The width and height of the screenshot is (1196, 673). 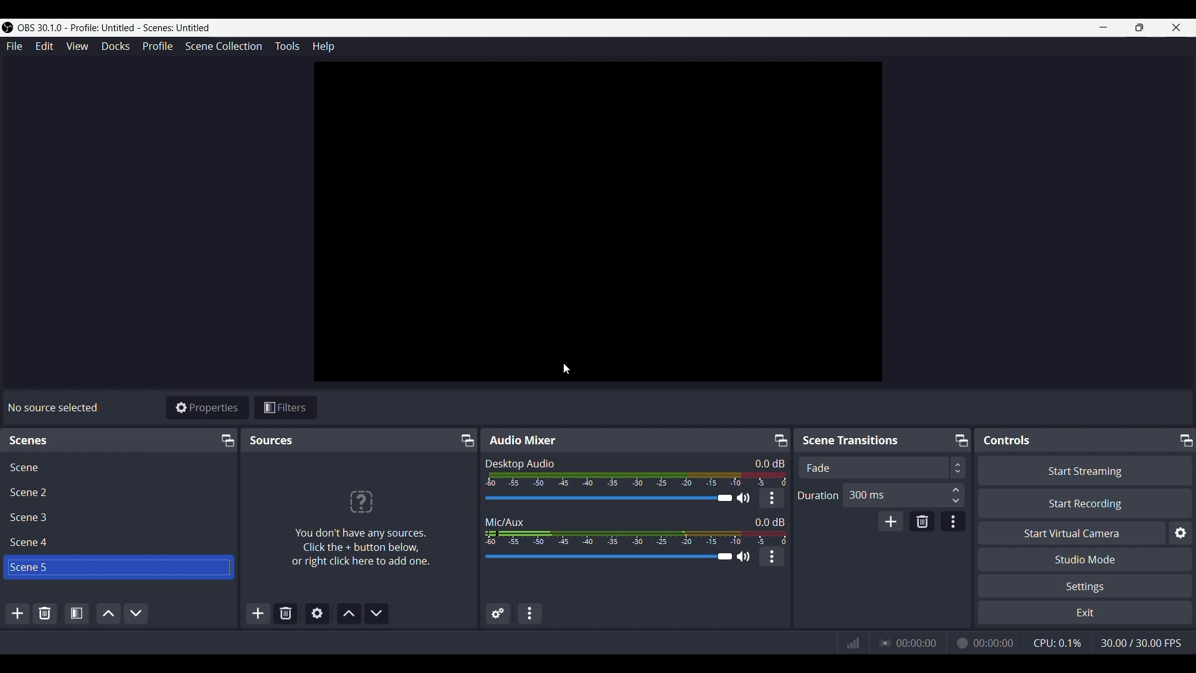 I want to click on Filters, so click(x=286, y=407).